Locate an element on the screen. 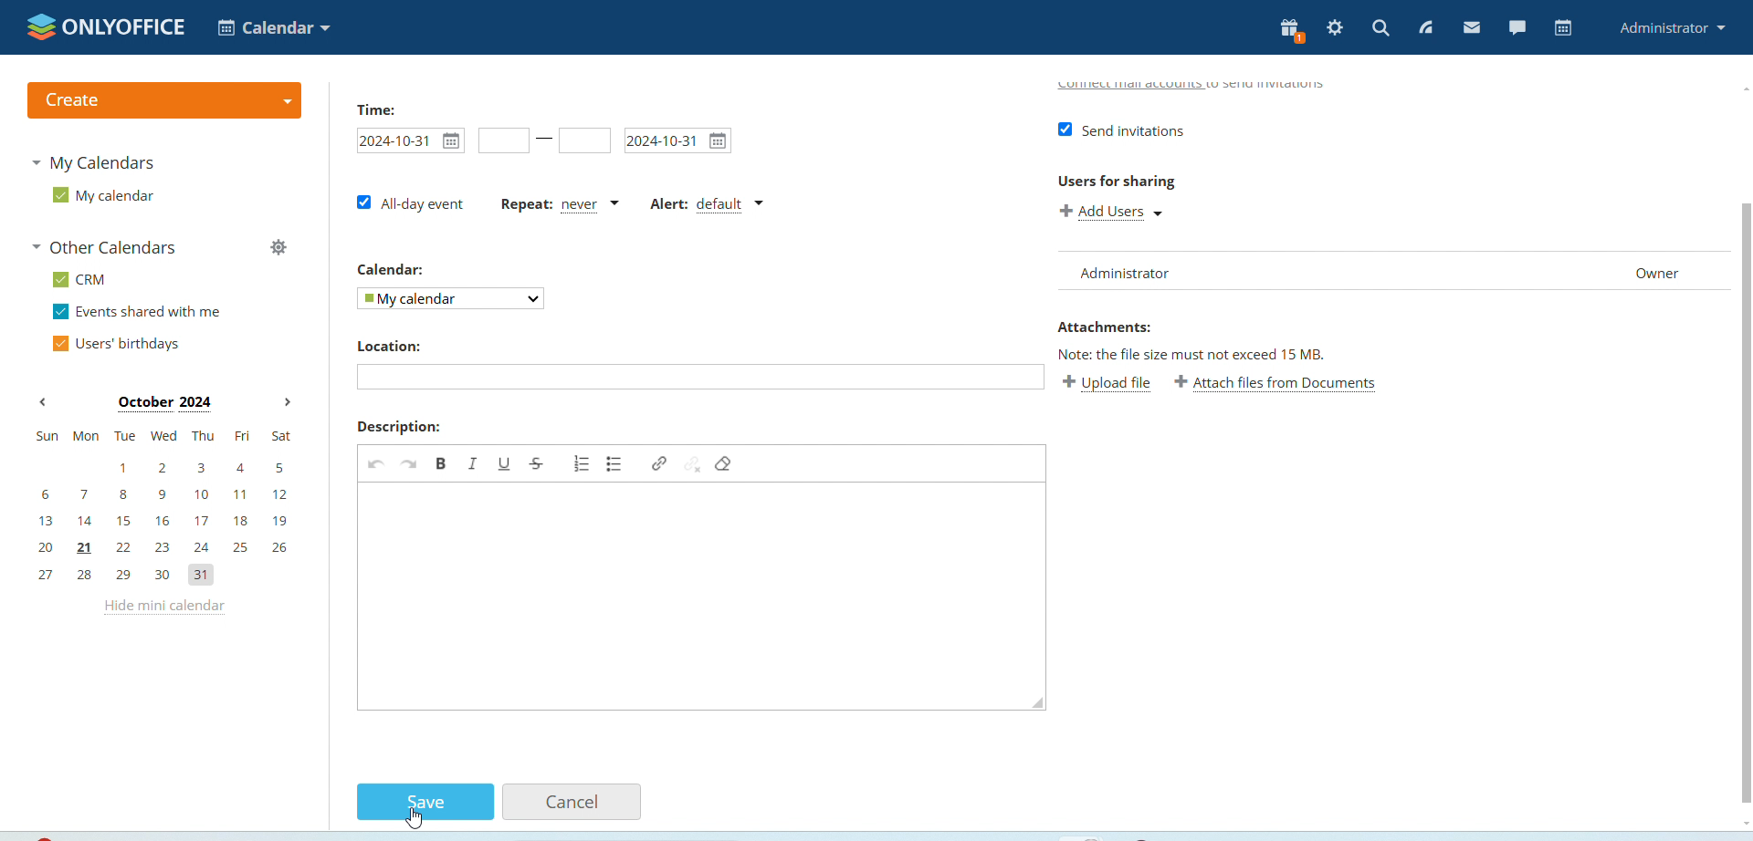 The width and height of the screenshot is (1753, 841). Remove format is located at coordinates (725, 463).